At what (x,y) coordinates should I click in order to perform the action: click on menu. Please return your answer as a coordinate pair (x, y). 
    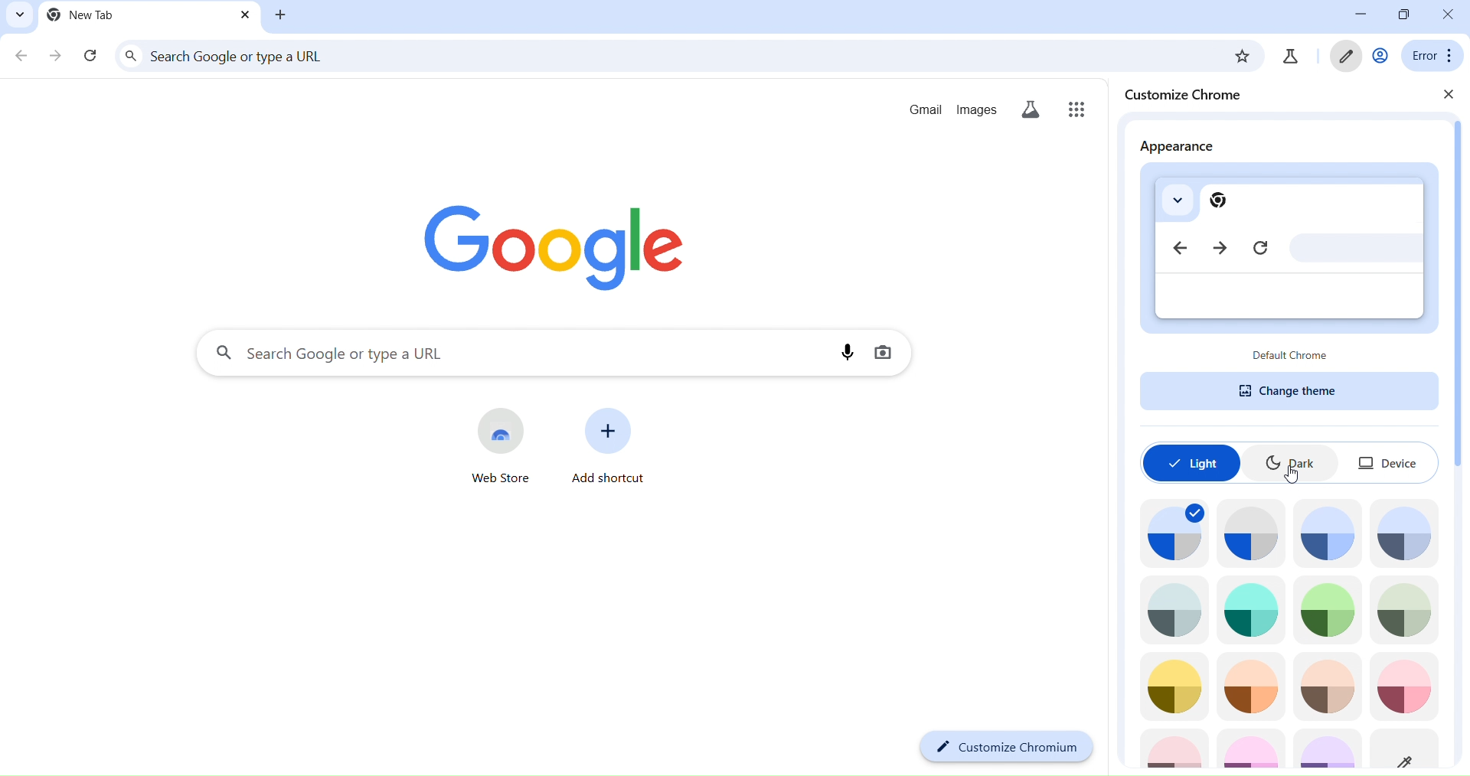
    Looking at the image, I should click on (1427, 55).